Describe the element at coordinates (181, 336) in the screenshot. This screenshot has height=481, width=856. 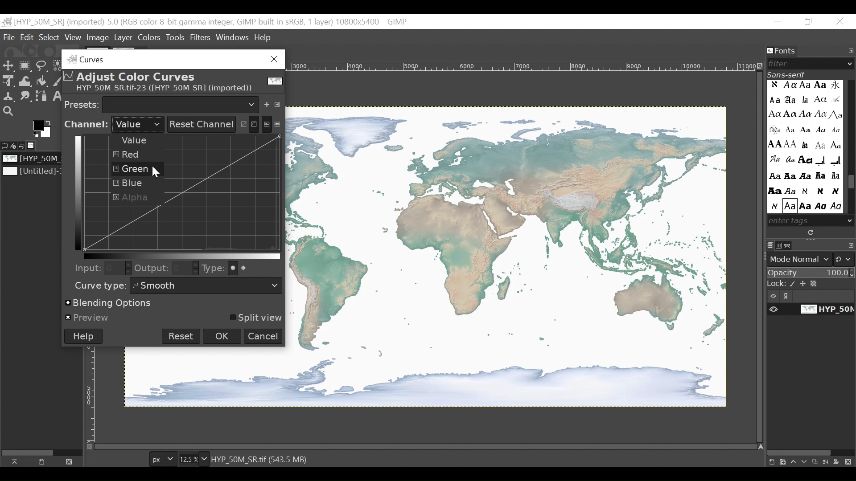
I see `Reset` at that location.